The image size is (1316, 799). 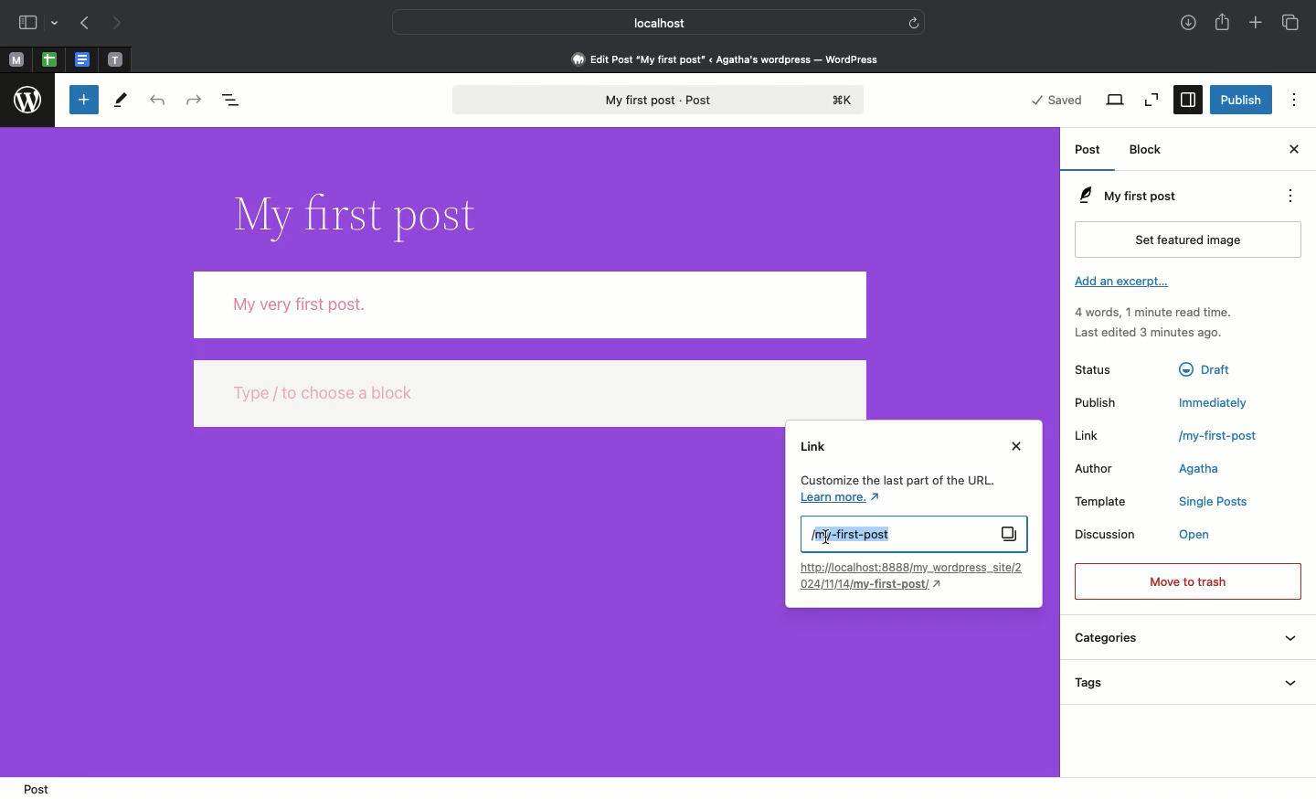 I want to click on Tags, so click(x=1191, y=680).